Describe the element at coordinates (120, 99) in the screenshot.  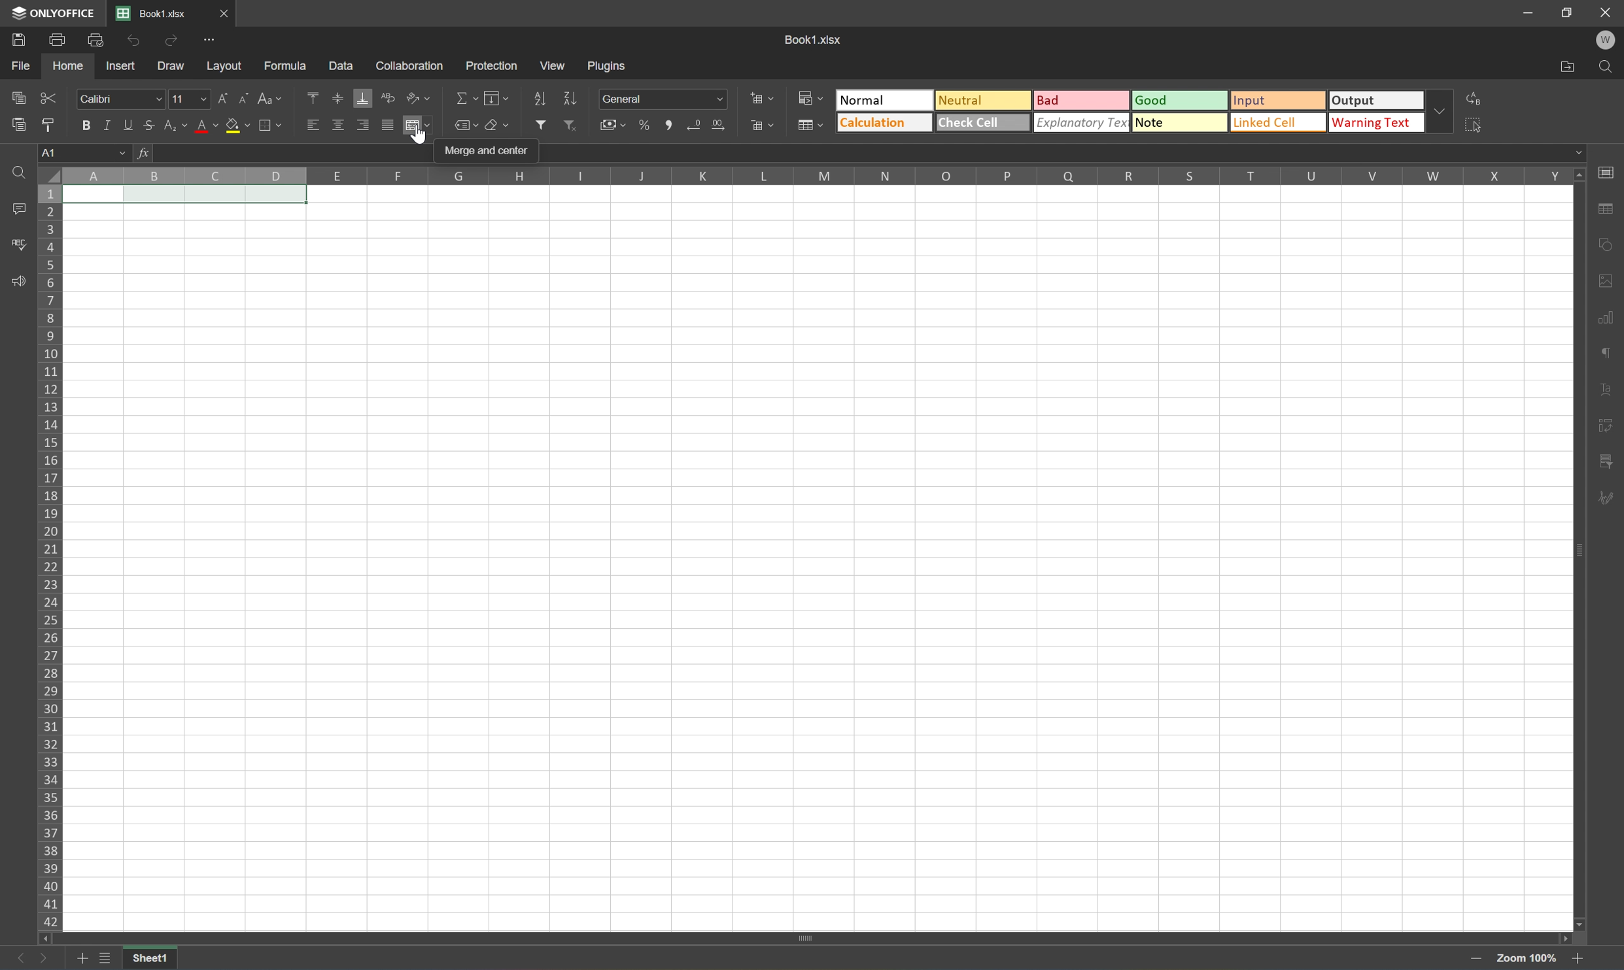
I see `Font` at that location.